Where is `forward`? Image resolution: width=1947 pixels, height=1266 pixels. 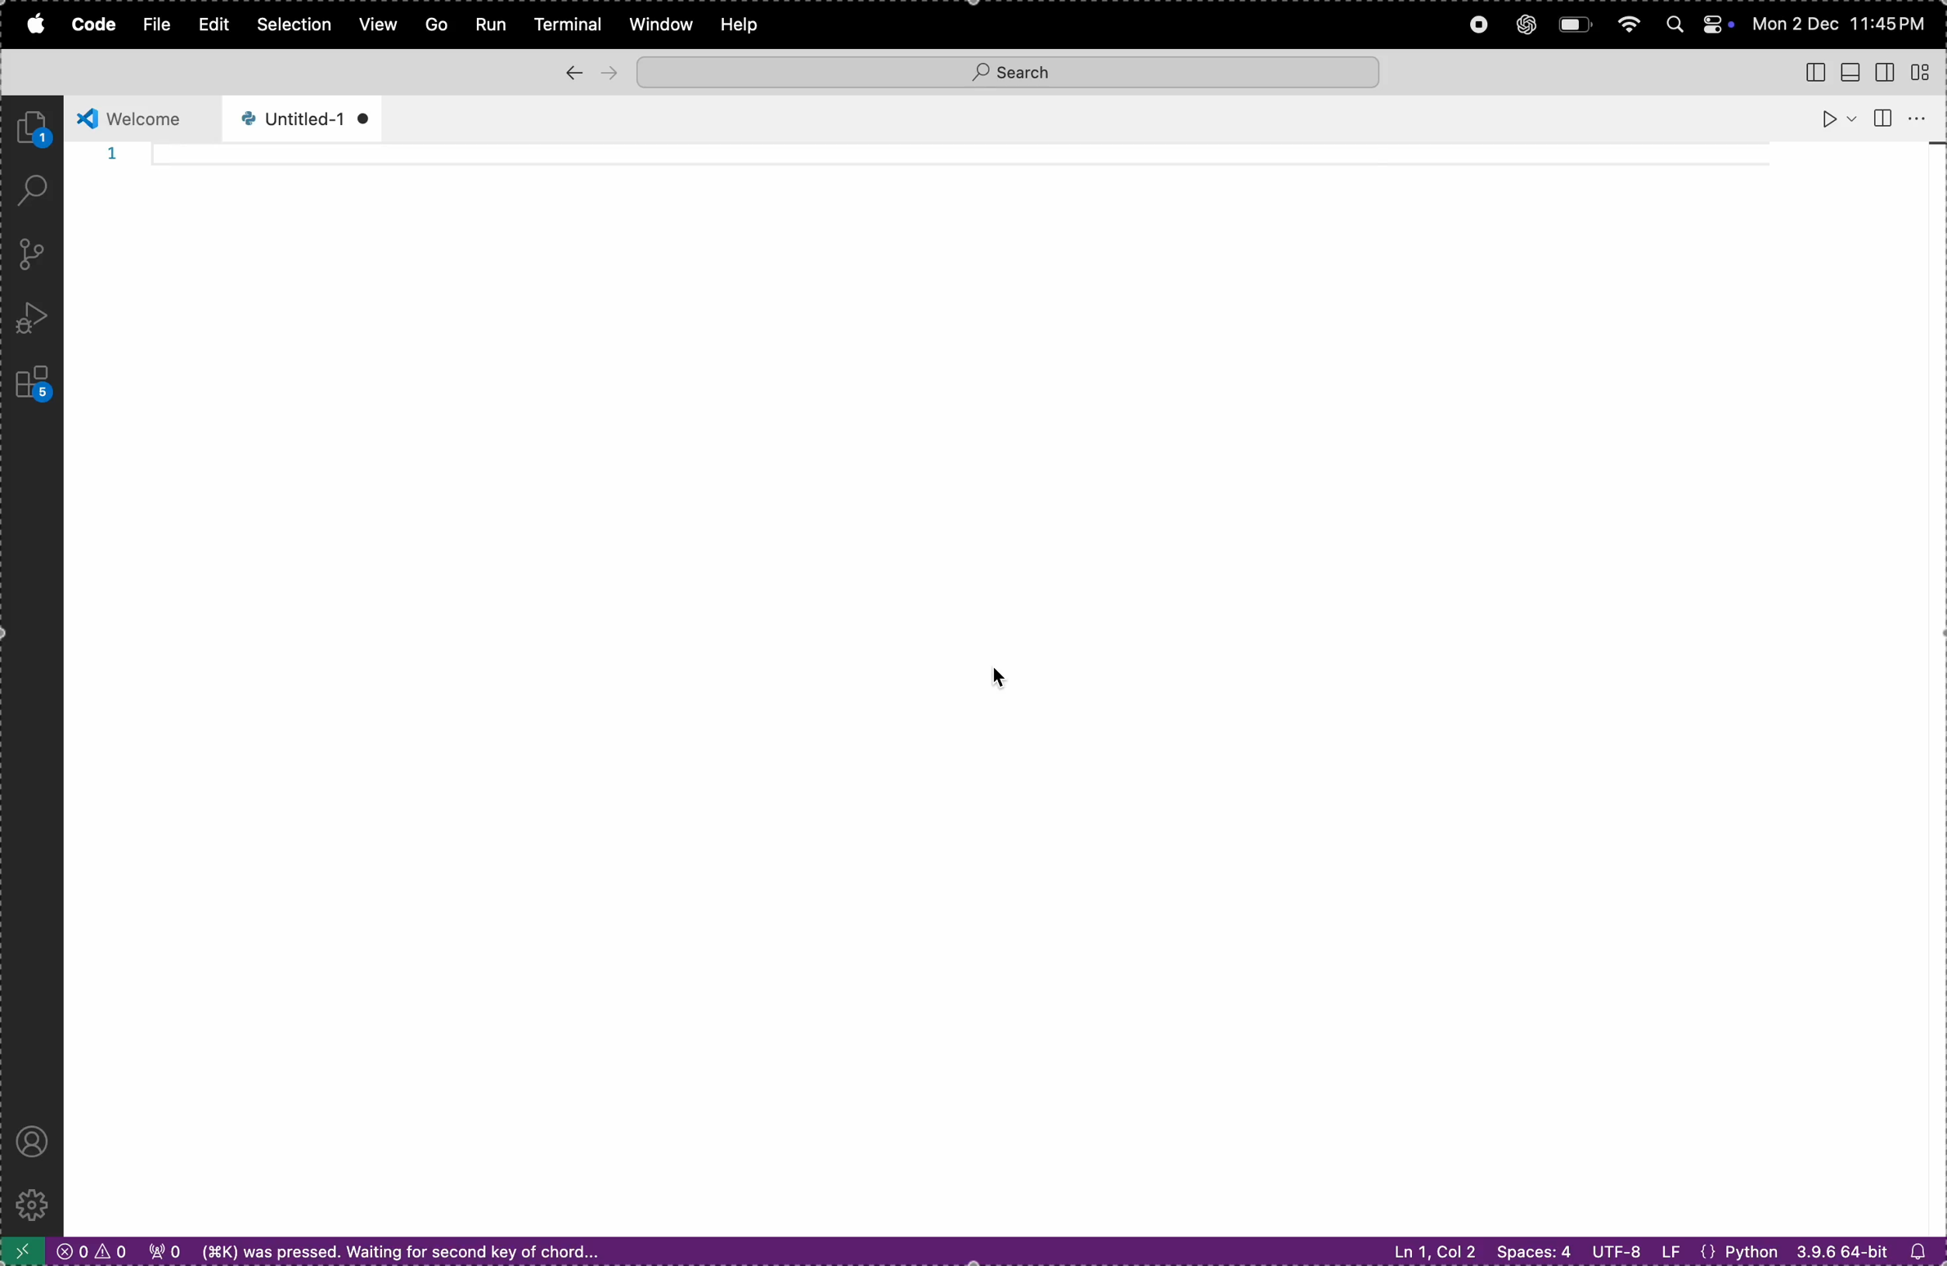
forward is located at coordinates (610, 71).